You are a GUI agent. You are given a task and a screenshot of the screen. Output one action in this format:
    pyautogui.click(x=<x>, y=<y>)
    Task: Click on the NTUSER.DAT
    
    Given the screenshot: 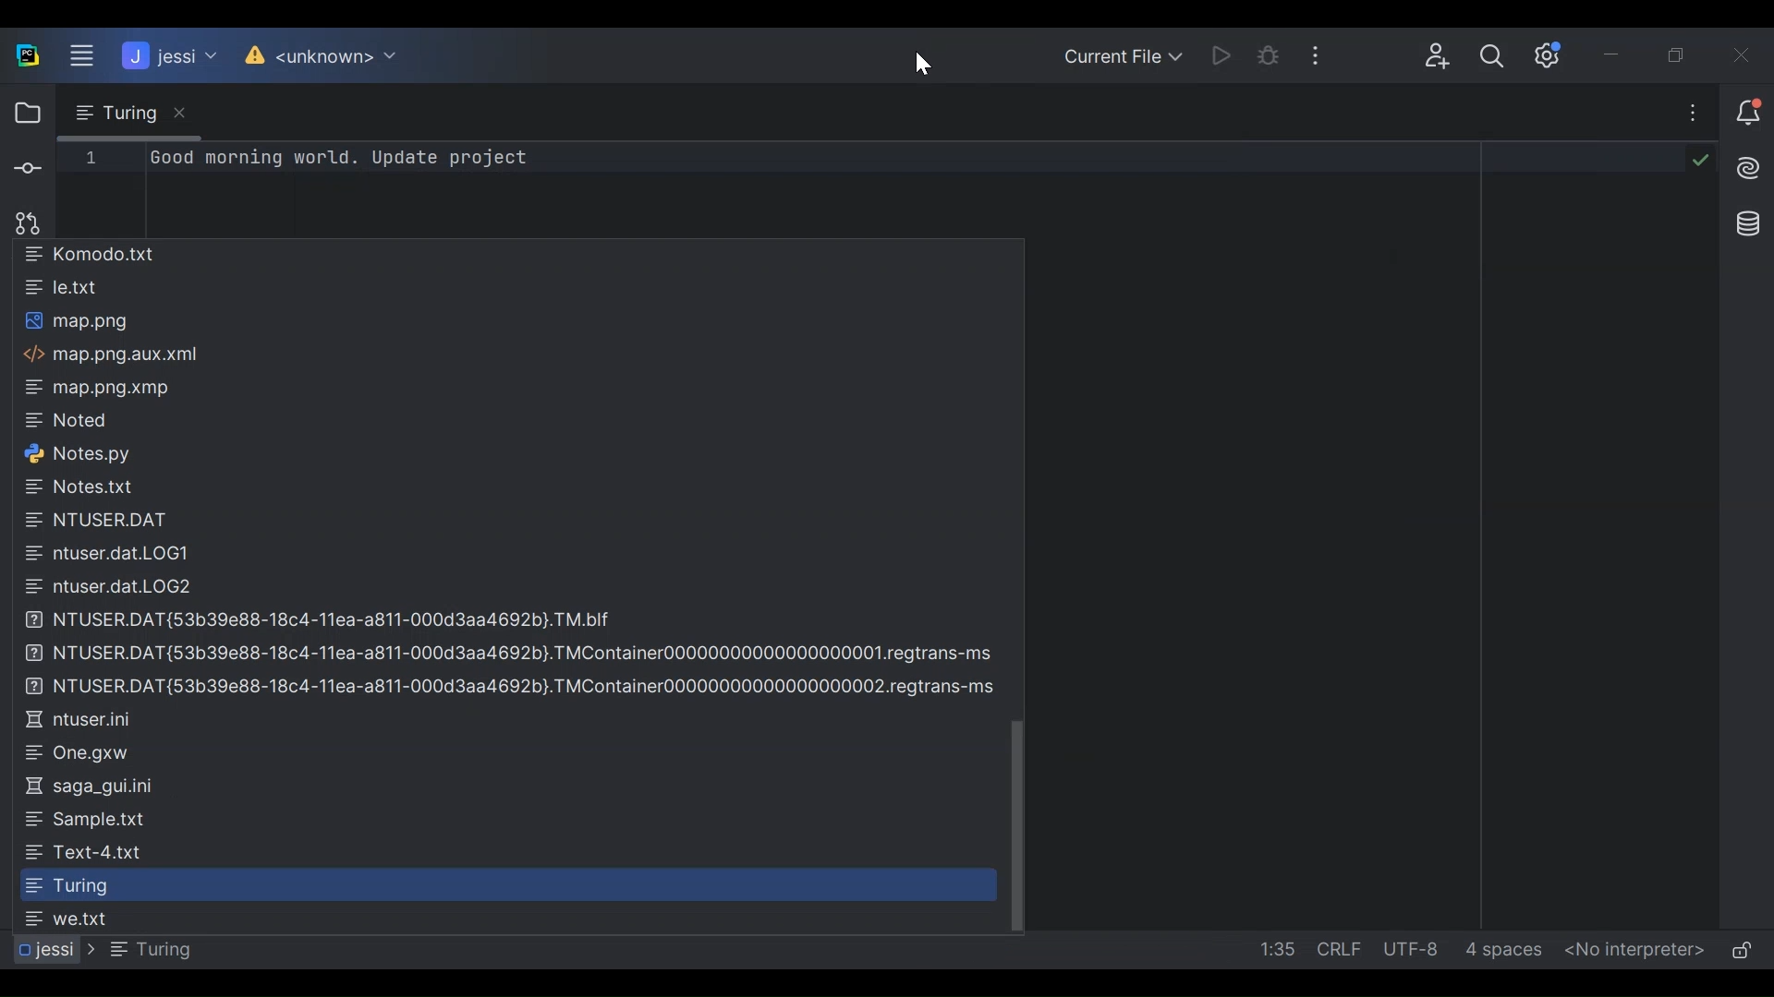 What is the action you would take?
    pyautogui.click(x=107, y=519)
    